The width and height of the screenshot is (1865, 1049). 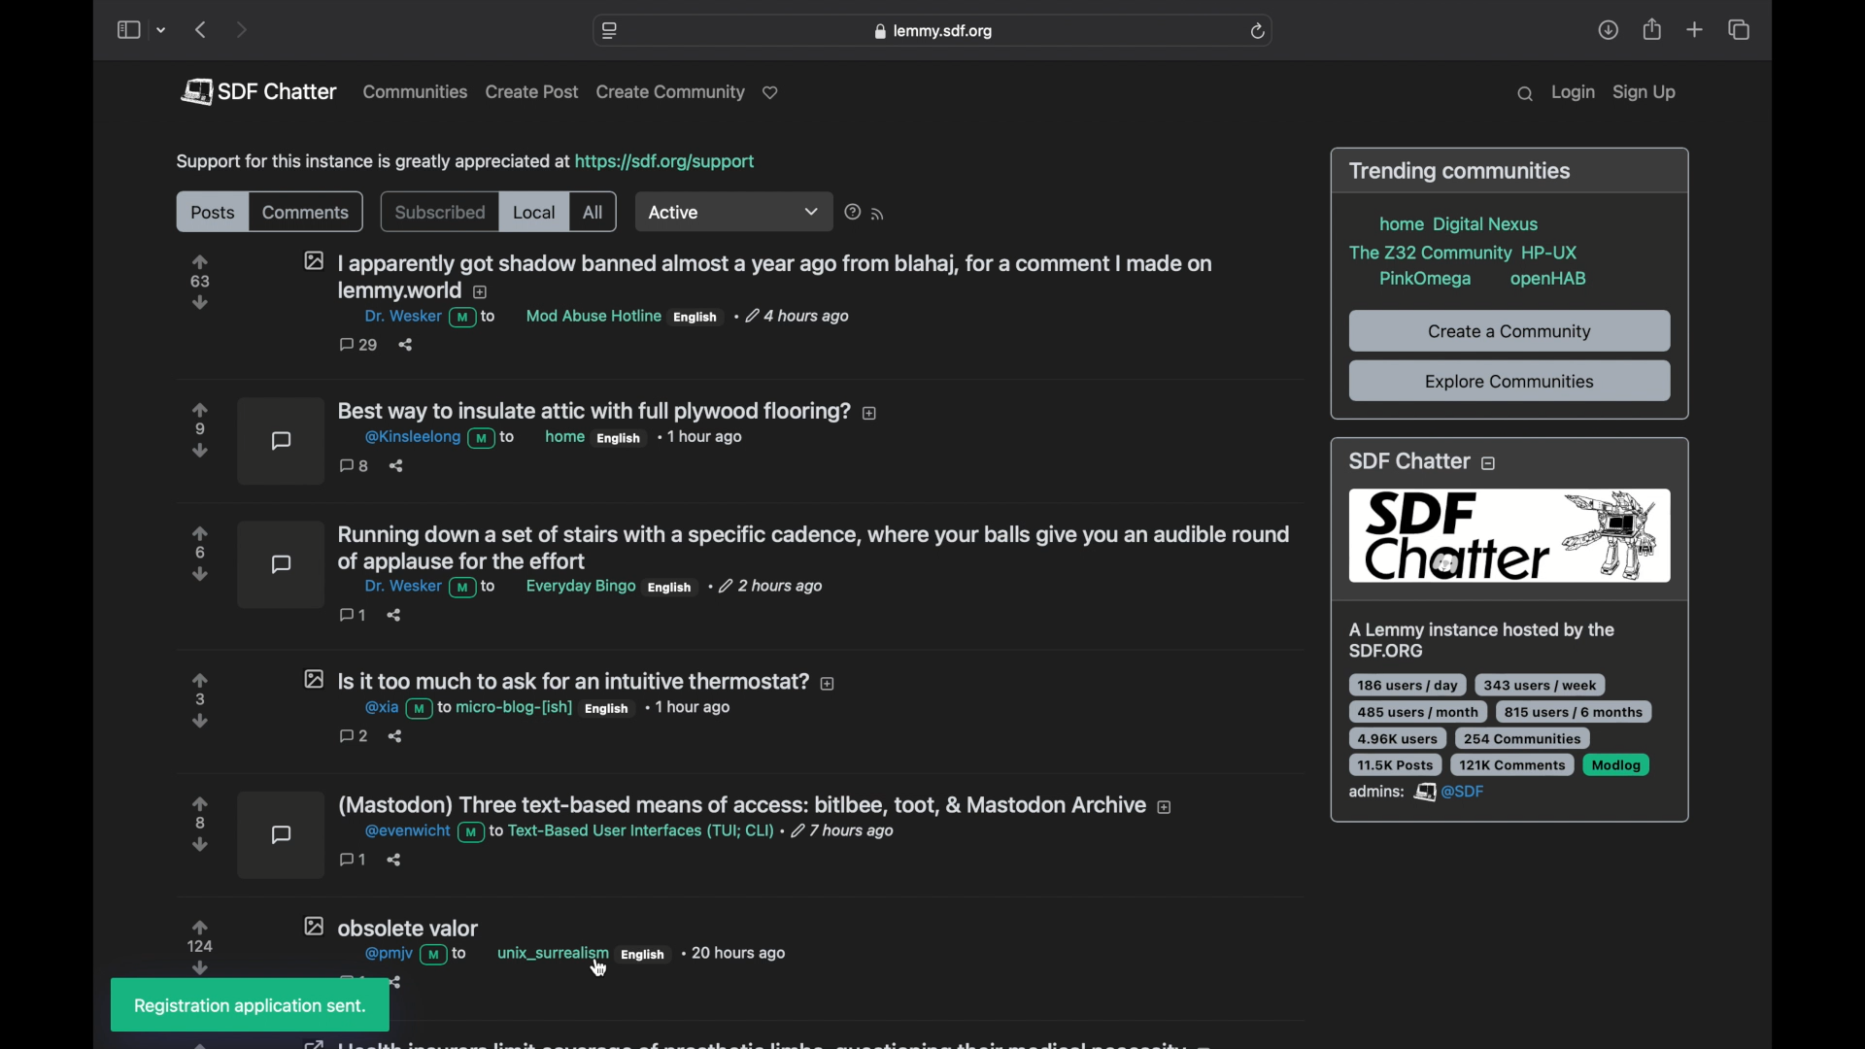 I want to click on registration application sent, so click(x=252, y=1007).